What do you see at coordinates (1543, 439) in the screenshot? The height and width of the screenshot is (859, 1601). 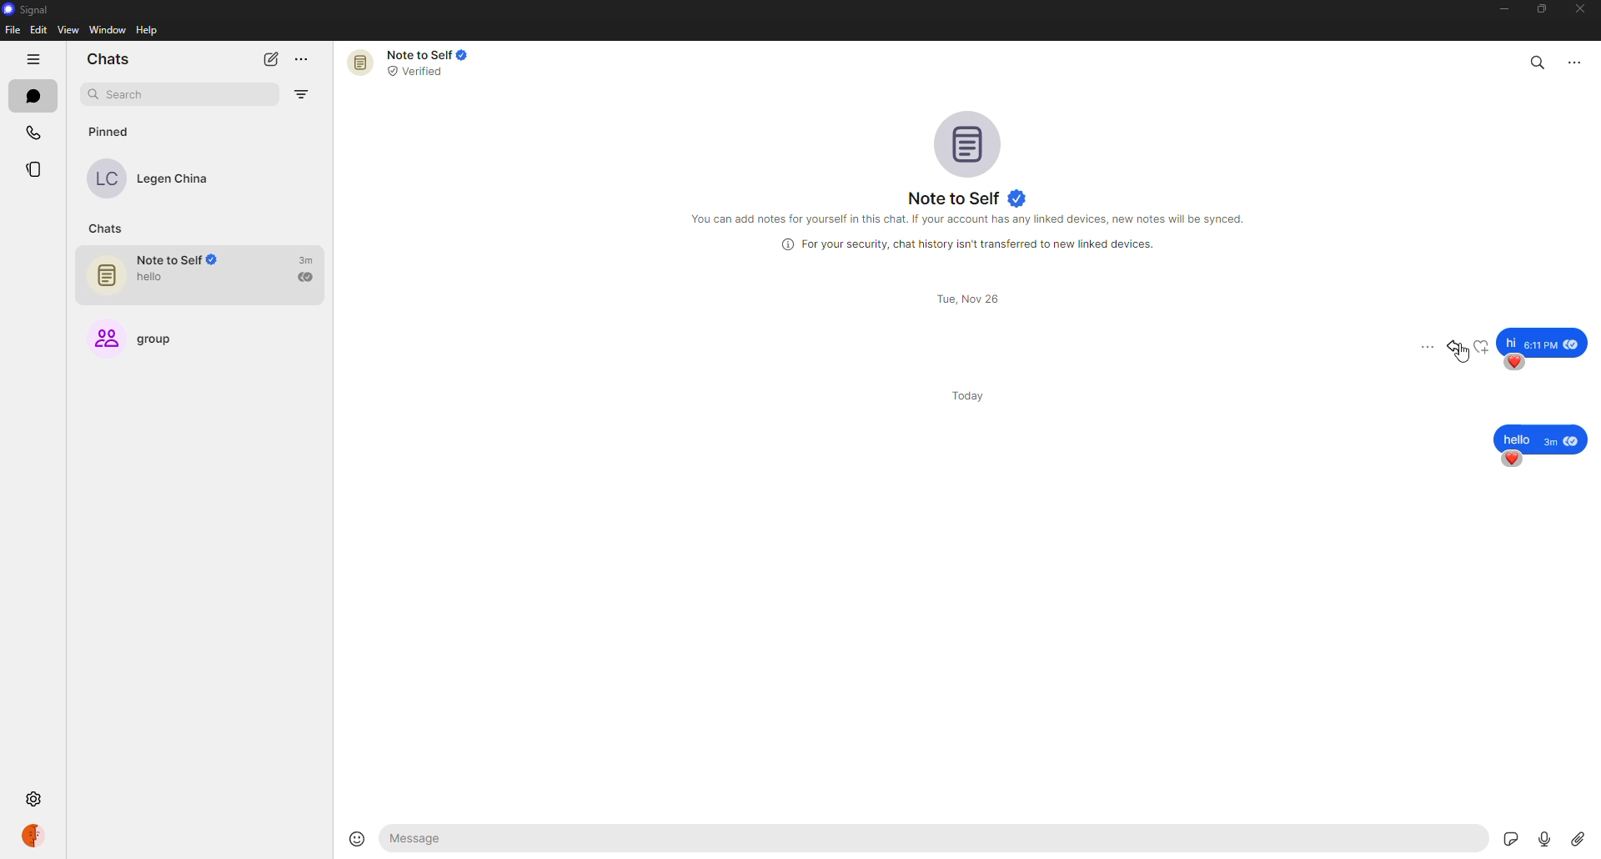 I see `message` at bounding box center [1543, 439].